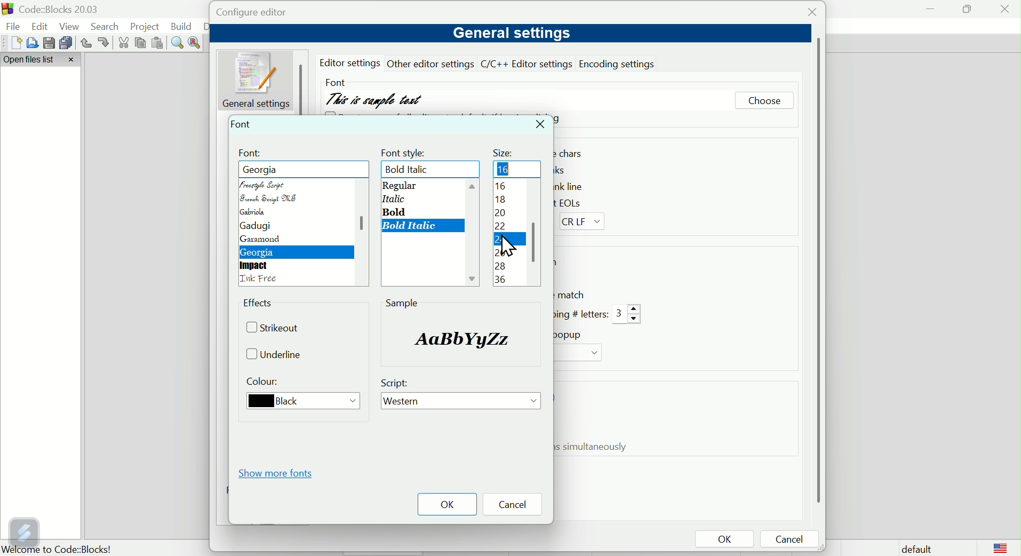 The height and width of the screenshot is (556, 1021). What do you see at coordinates (257, 212) in the screenshot?
I see `Gabriola` at bounding box center [257, 212].